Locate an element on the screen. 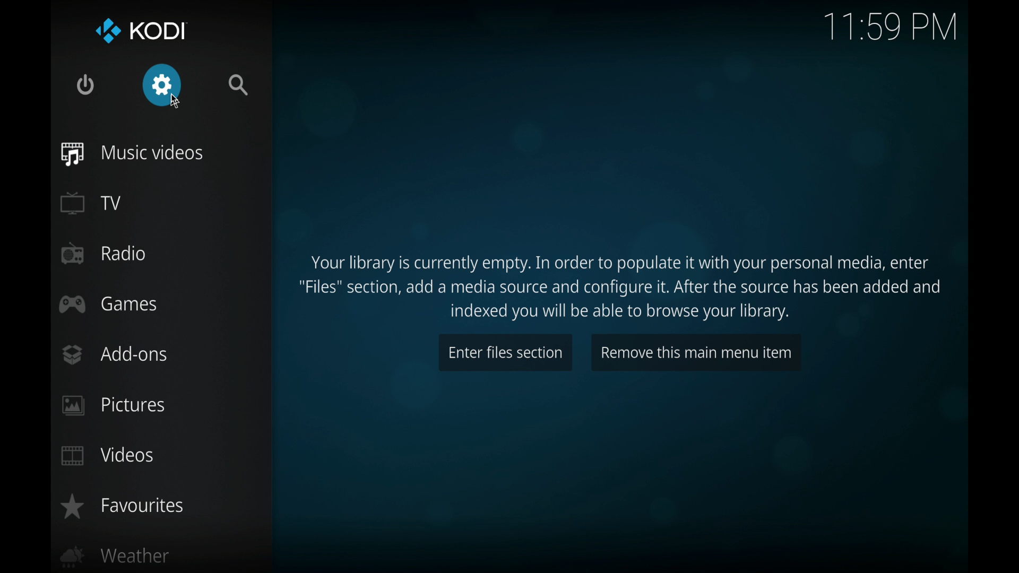  quit kodi is located at coordinates (86, 84).